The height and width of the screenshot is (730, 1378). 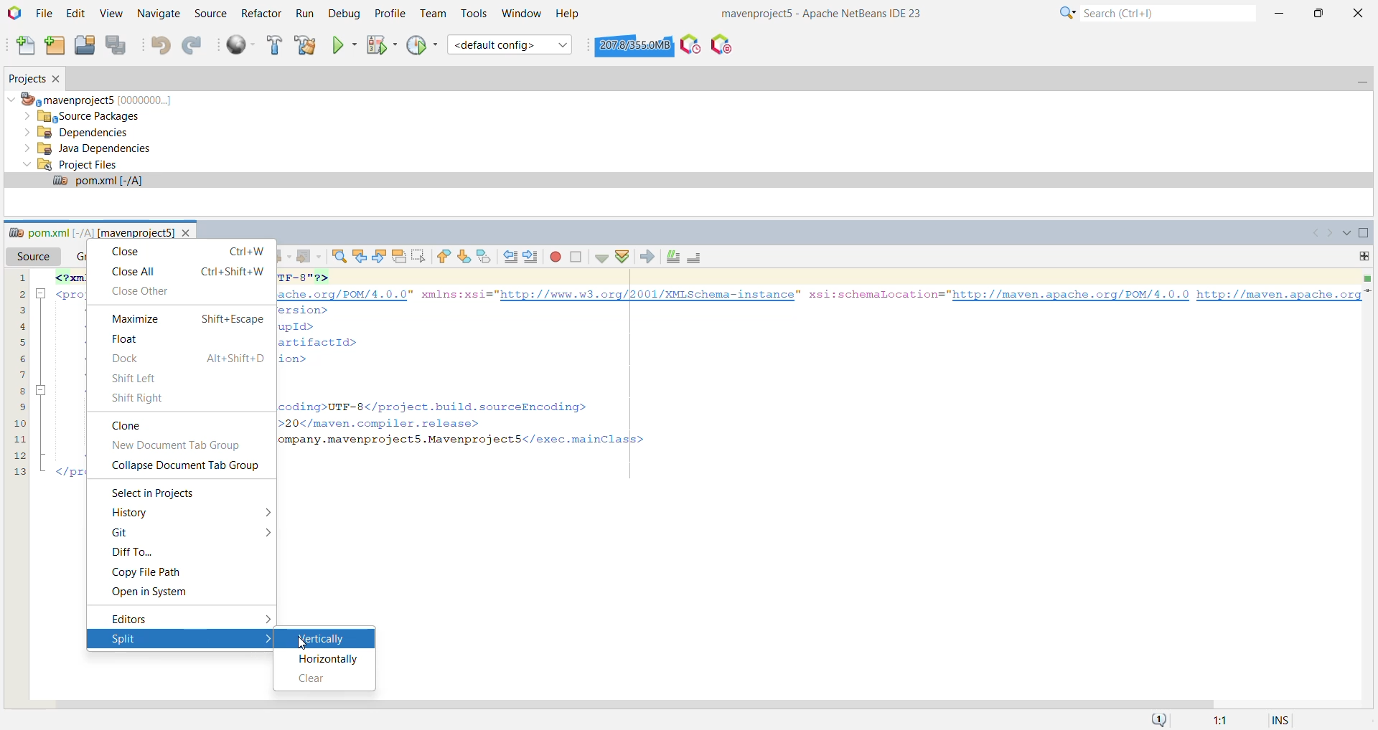 What do you see at coordinates (261, 12) in the screenshot?
I see `Refactor` at bounding box center [261, 12].